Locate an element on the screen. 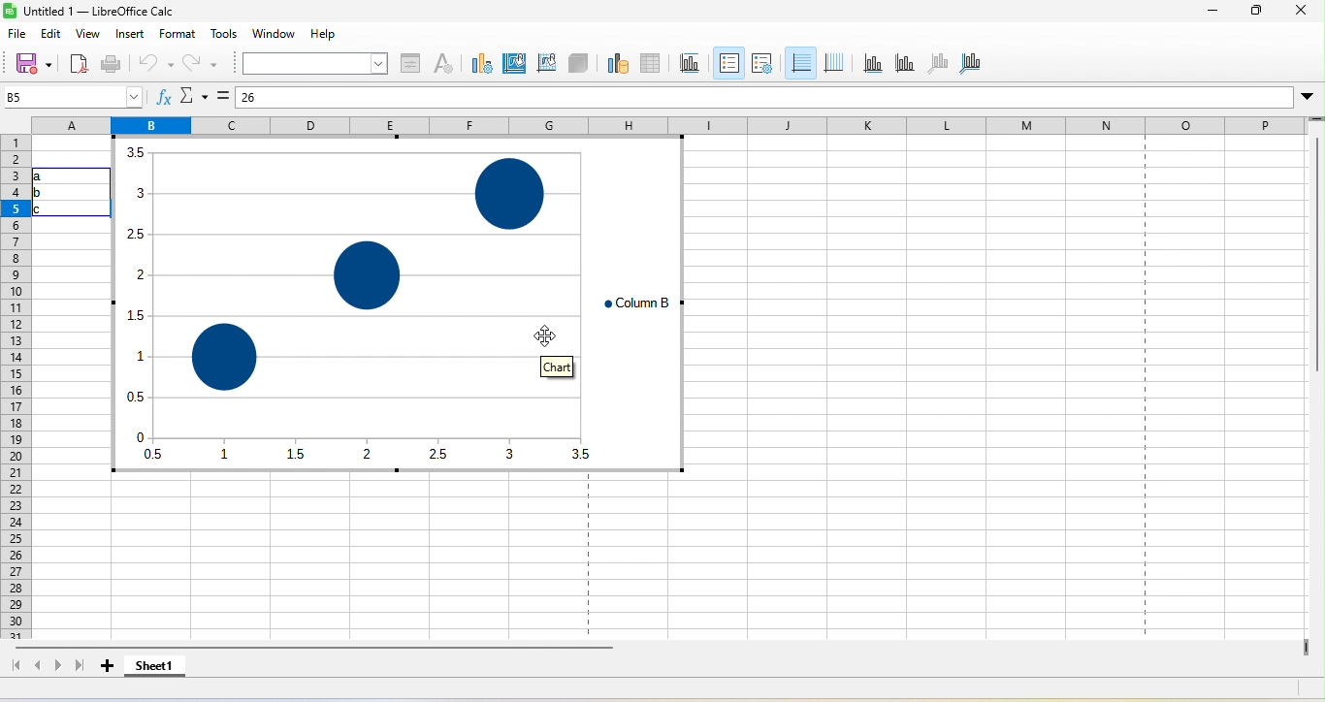  tools is located at coordinates (225, 35).